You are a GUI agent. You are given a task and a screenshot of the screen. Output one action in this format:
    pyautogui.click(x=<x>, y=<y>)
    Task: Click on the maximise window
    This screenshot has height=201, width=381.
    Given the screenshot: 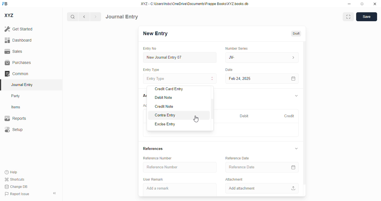 What is the action you would take?
    pyautogui.click(x=348, y=17)
    